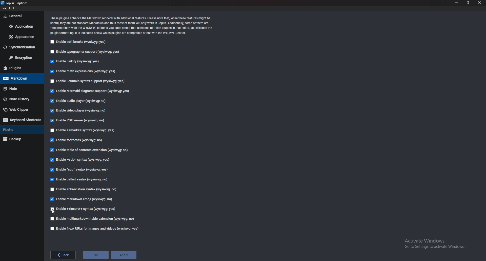 This screenshot has height=261, width=486. Describe the element at coordinates (96, 254) in the screenshot. I see `ok` at that location.